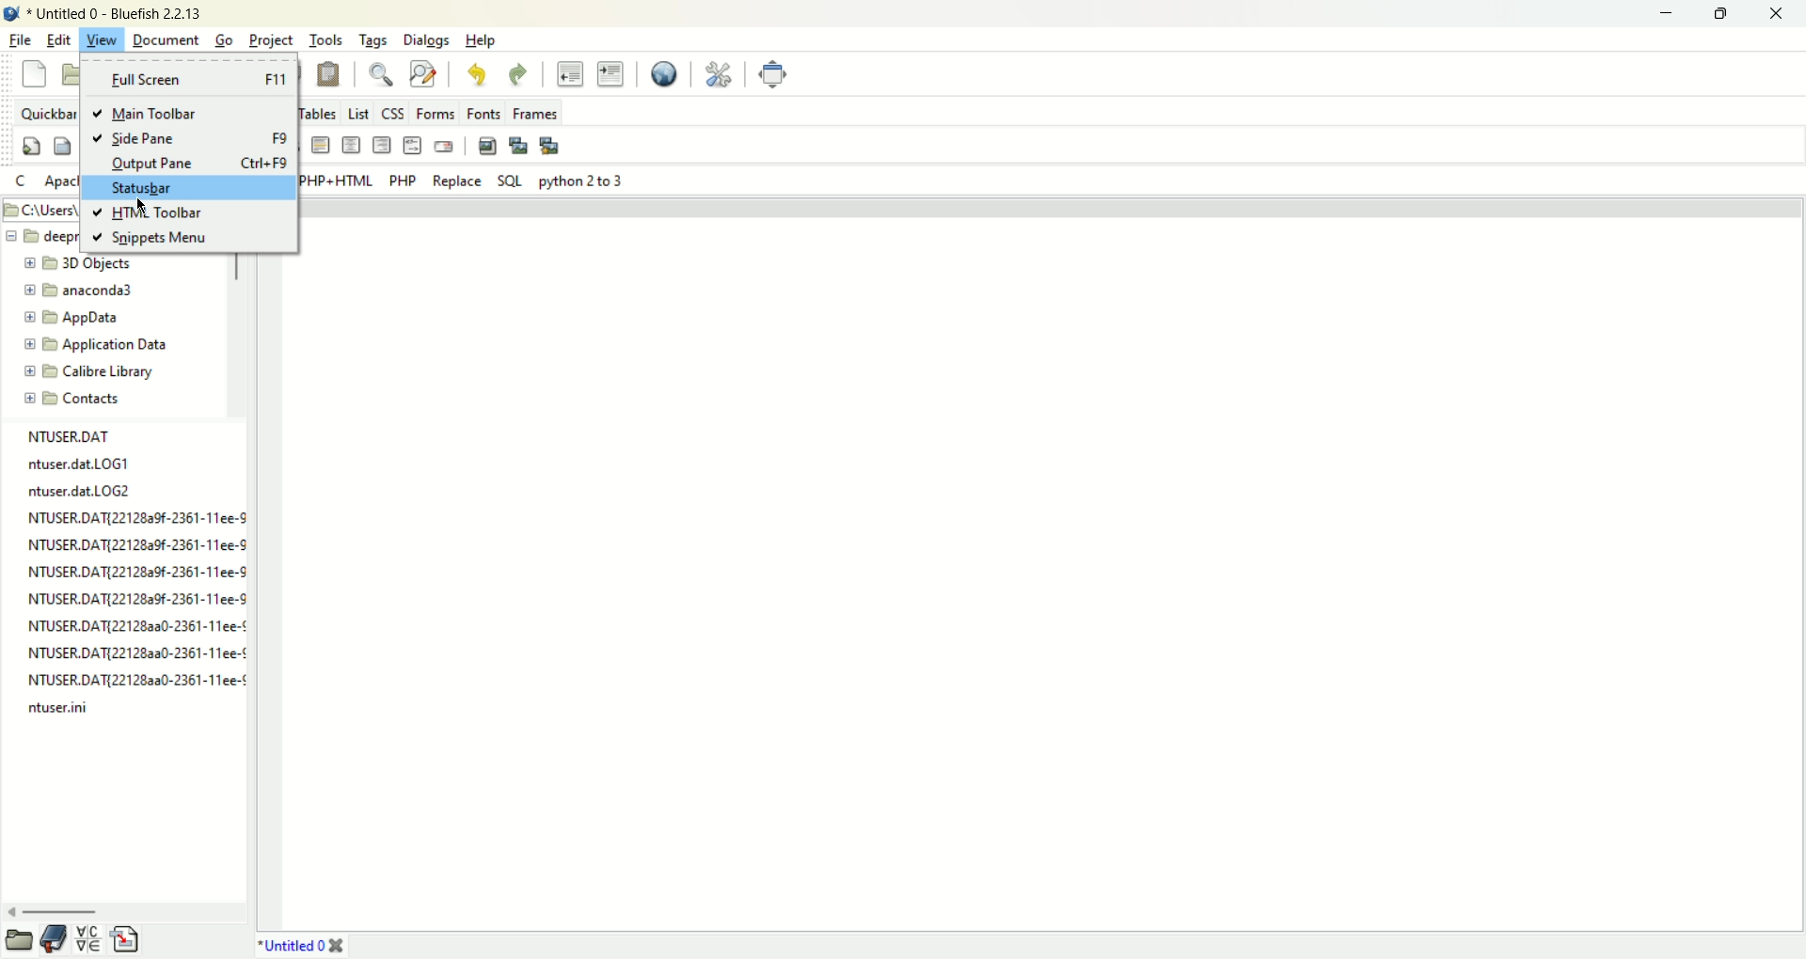 The height and width of the screenshot is (959, 1806). Describe the element at coordinates (485, 147) in the screenshot. I see `insert image` at that location.